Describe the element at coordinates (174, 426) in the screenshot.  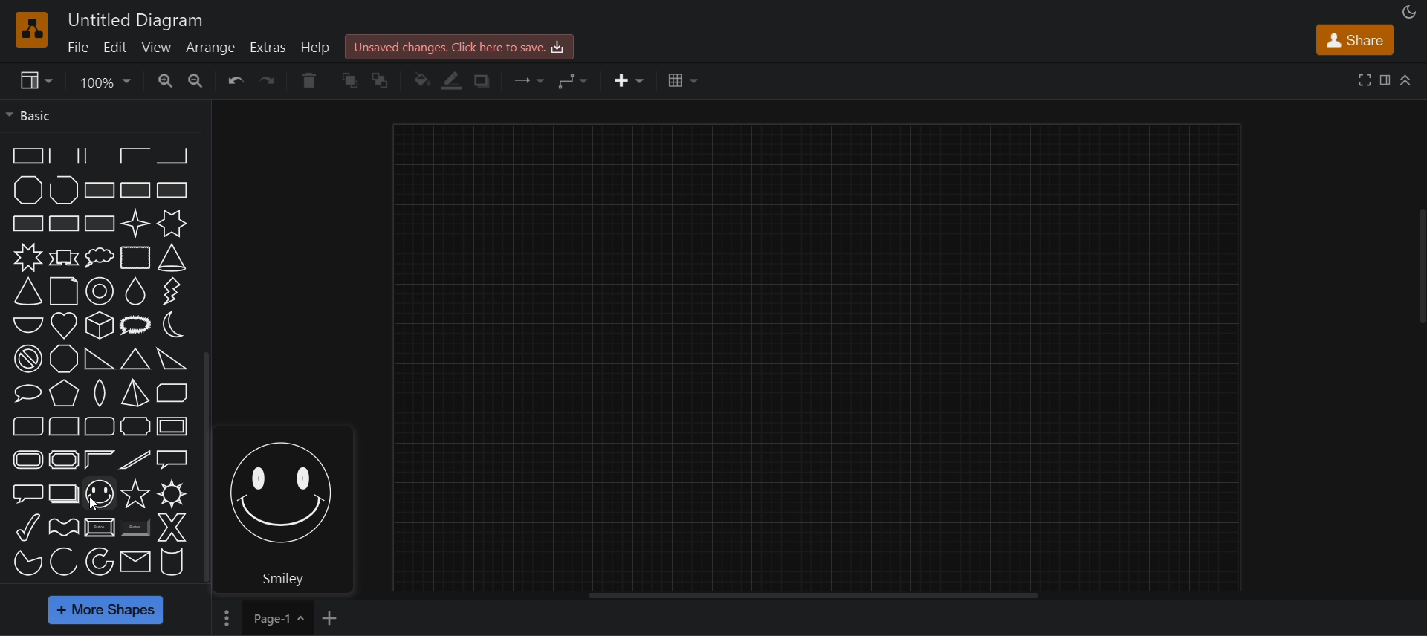
I see `frame` at that location.